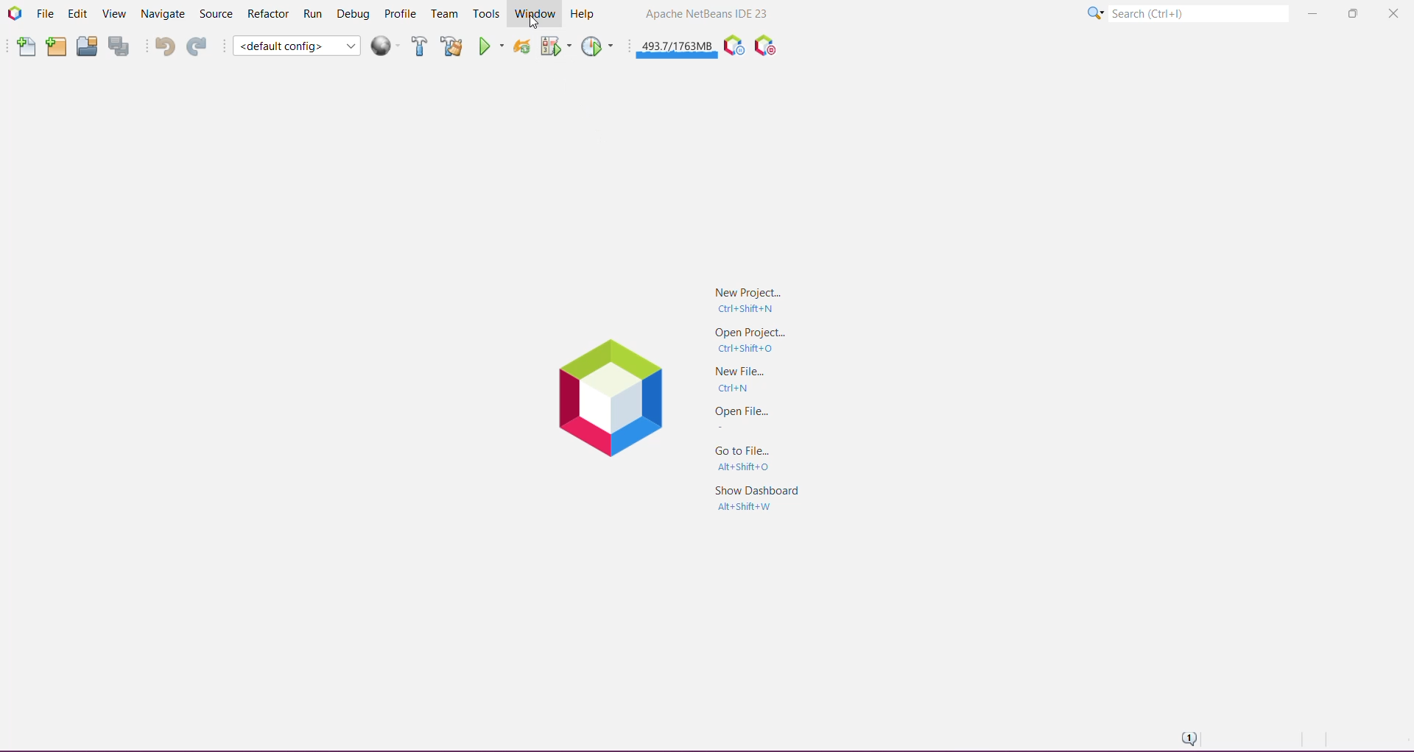  Describe the element at coordinates (751, 381) in the screenshot. I see `` at that location.